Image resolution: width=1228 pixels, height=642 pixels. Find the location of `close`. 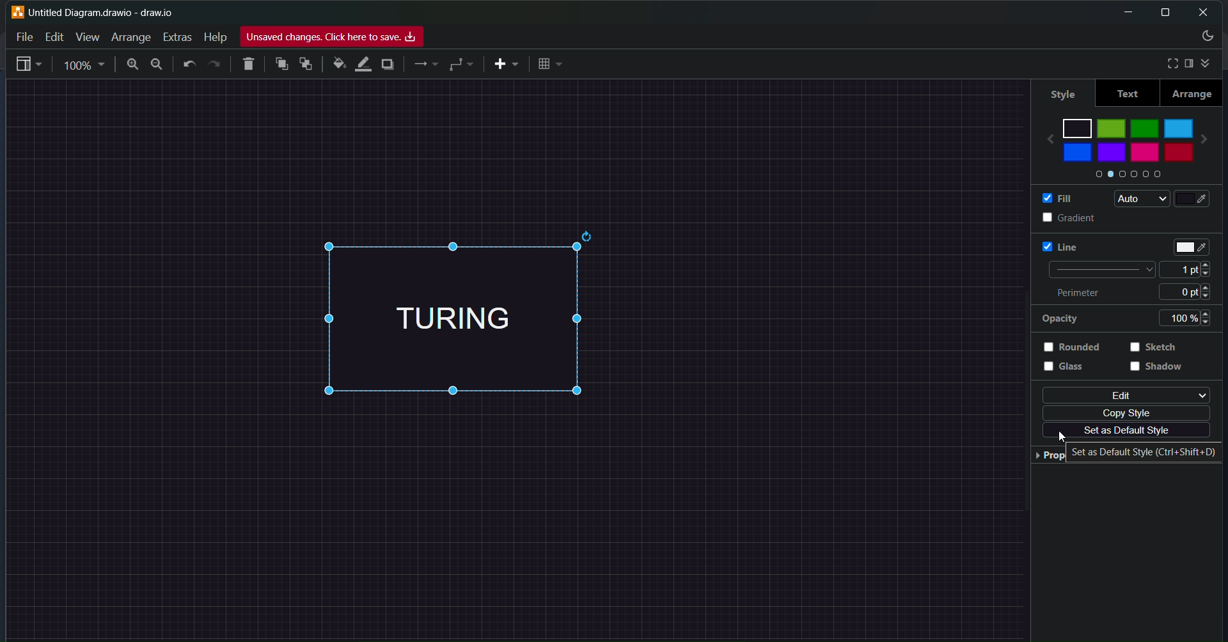

close is located at coordinates (1204, 12).